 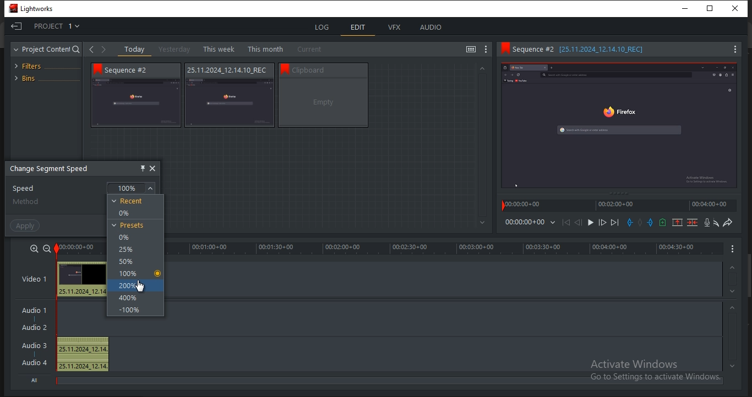 I want to click on Dropdown arrow, so click(x=154, y=188).